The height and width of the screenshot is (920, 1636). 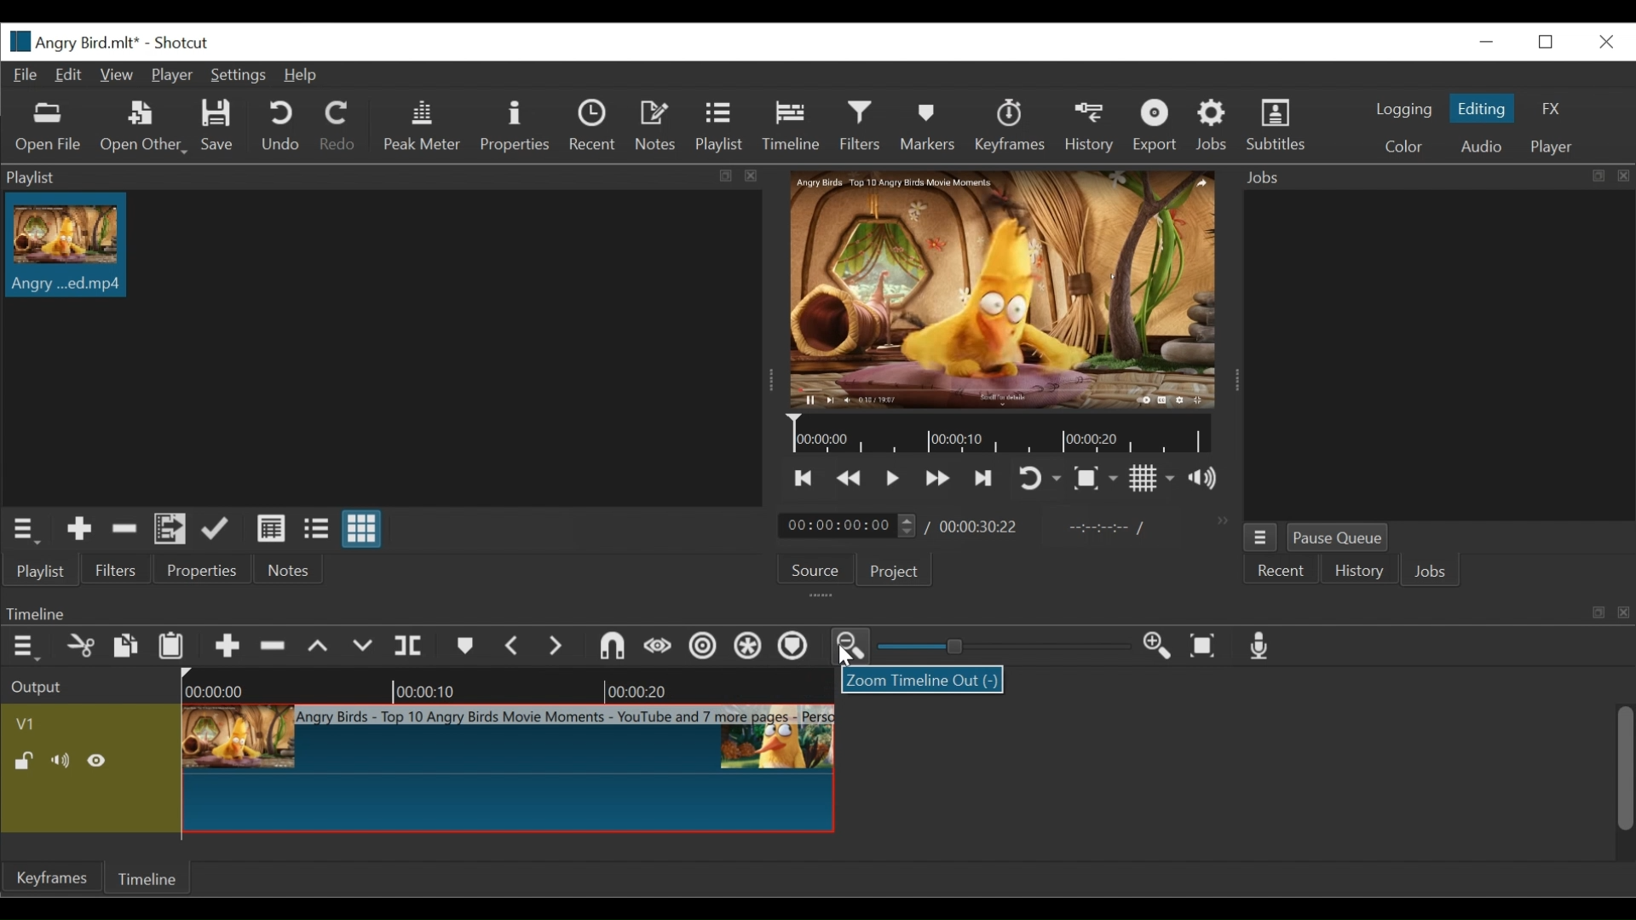 I want to click on Zoom out timeline, so click(x=852, y=648).